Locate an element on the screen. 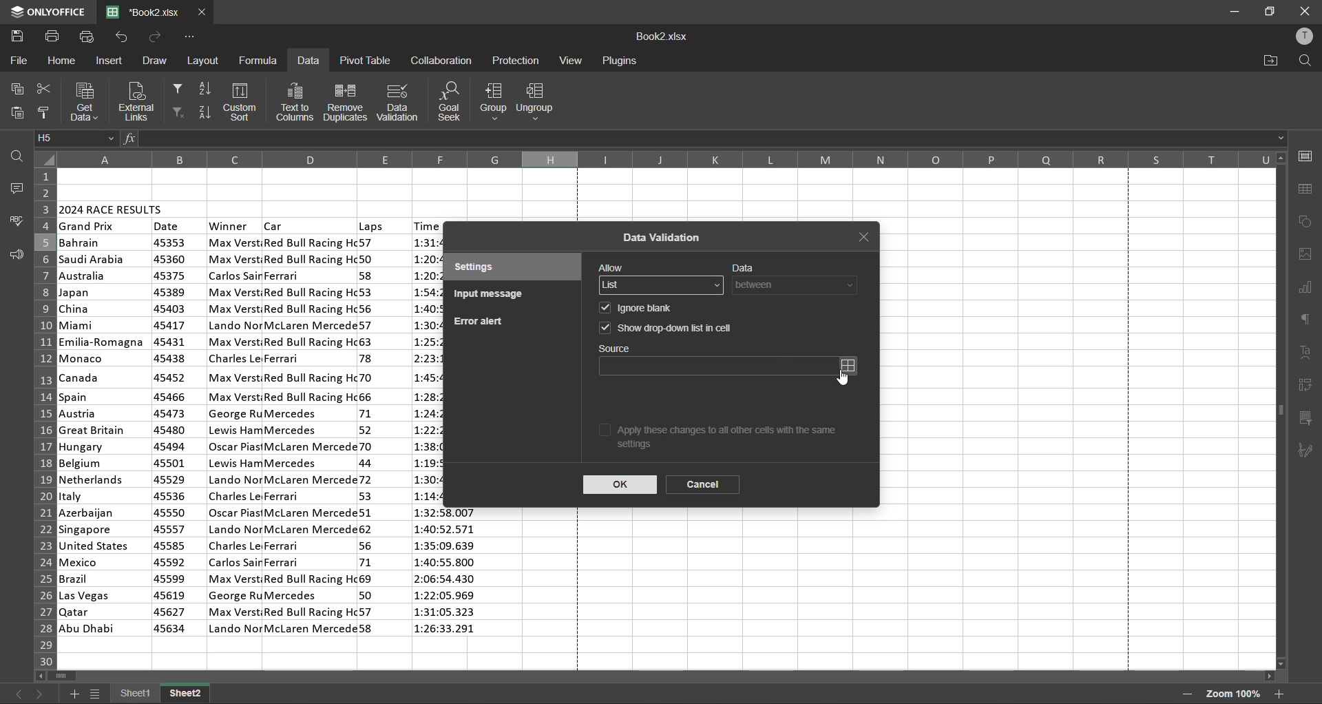 This screenshot has width=1322, height=704. copy style is located at coordinates (46, 113).